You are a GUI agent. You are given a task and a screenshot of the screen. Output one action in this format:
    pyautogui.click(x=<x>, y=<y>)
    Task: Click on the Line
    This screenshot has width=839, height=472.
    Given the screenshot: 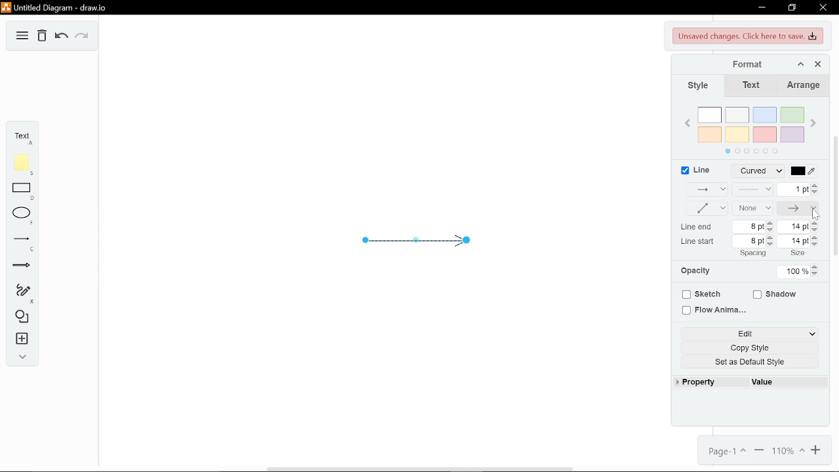 What is the action you would take?
    pyautogui.click(x=697, y=170)
    